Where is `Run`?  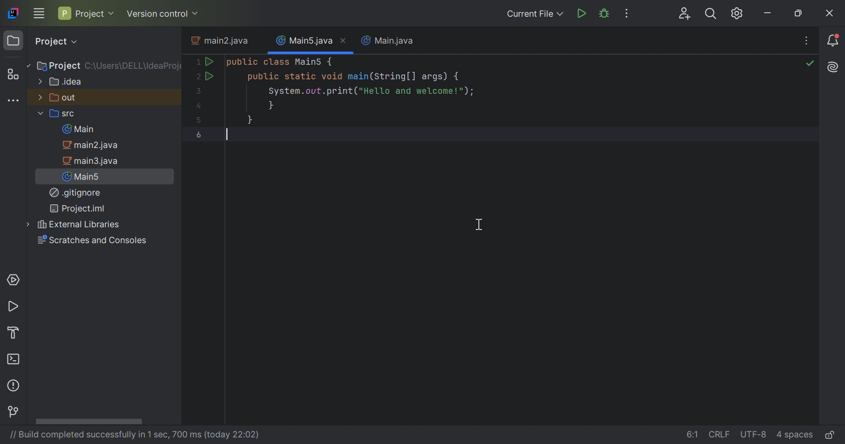 Run is located at coordinates (209, 61).